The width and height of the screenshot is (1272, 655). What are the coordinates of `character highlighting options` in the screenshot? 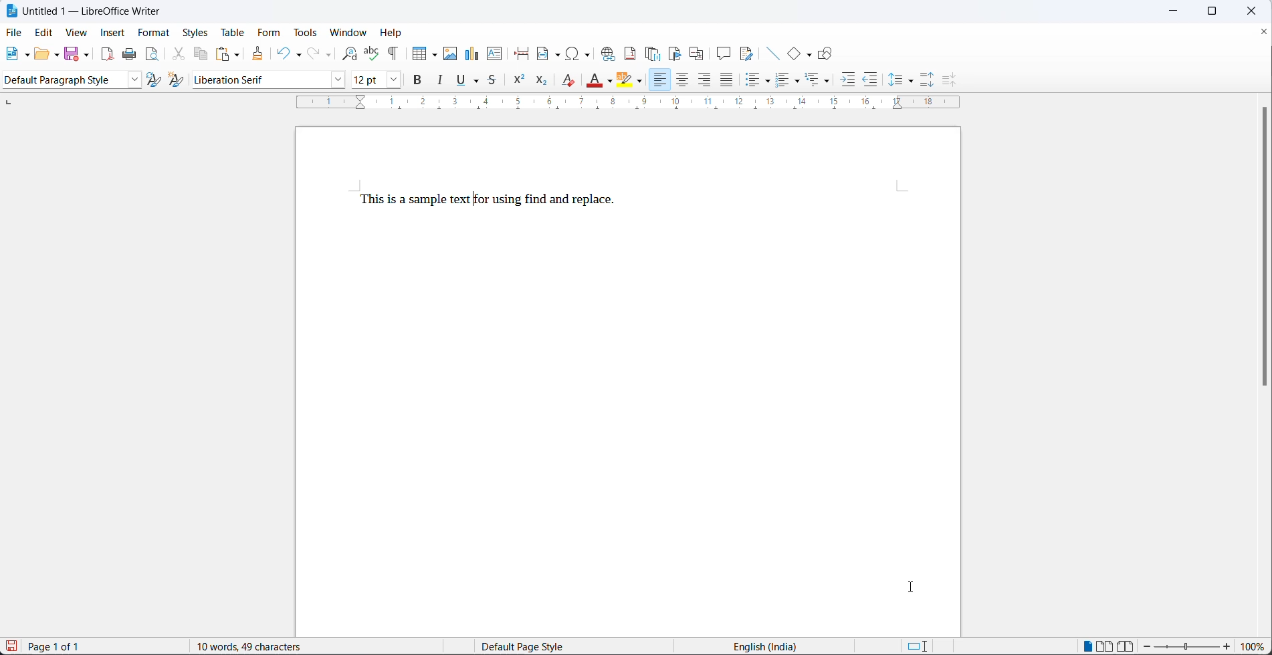 It's located at (642, 82).